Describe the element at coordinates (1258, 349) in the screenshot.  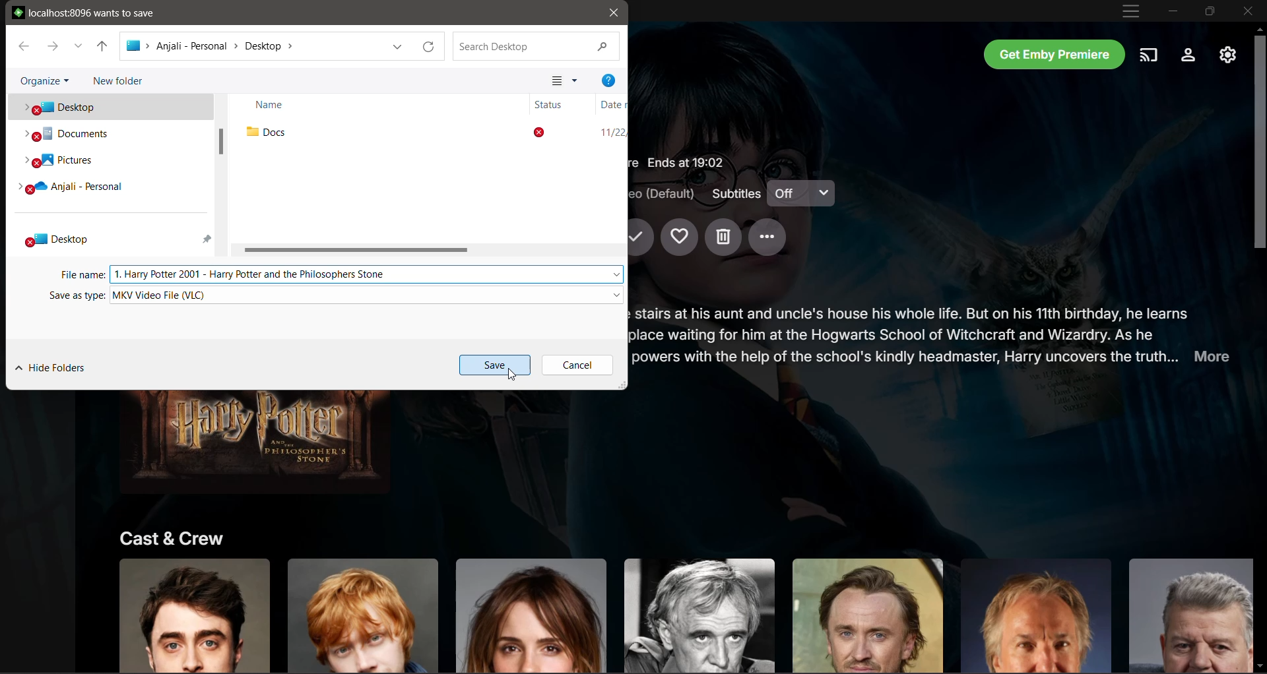
I see `Vertical Scroll Bar` at that location.